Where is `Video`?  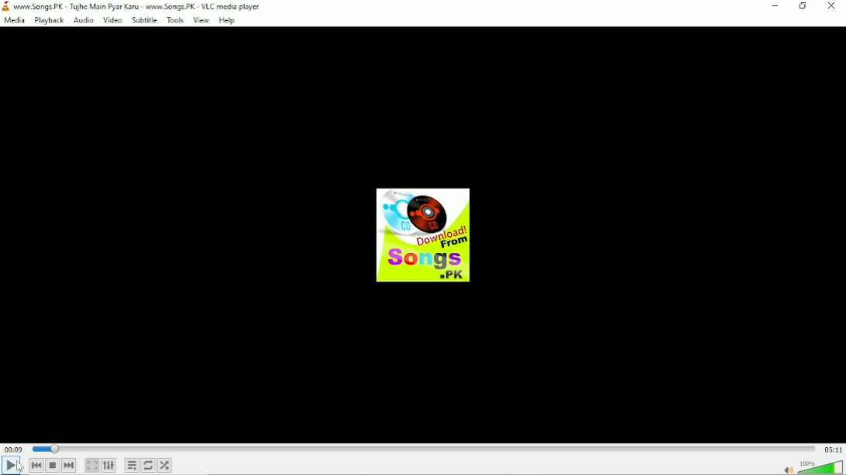 Video is located at coordinates (111, 19).